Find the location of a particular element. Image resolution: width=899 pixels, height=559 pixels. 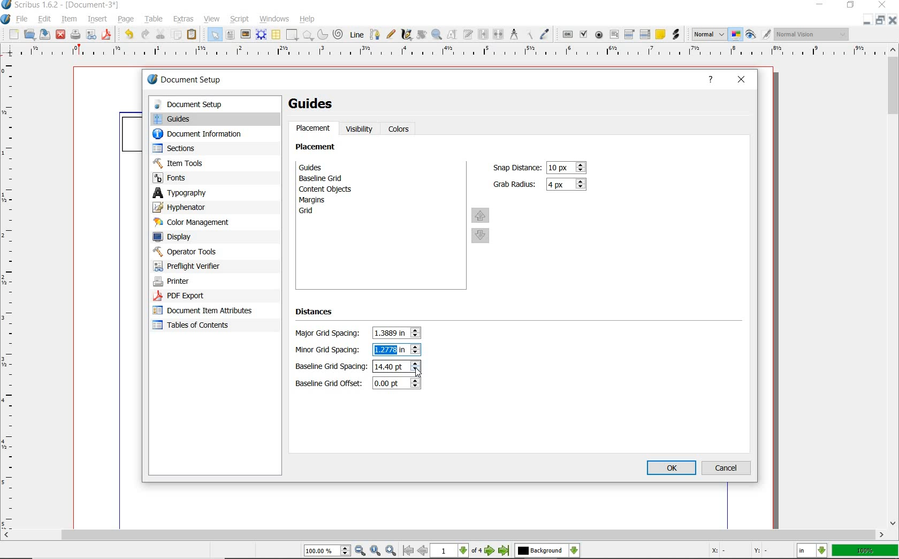

ruler is located at coordinates (12, 296).